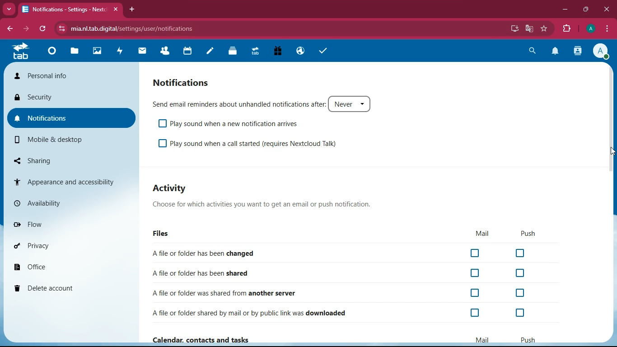  Describe the element at coordinates (99, 52) in the screenshot. I see `images` at that location.